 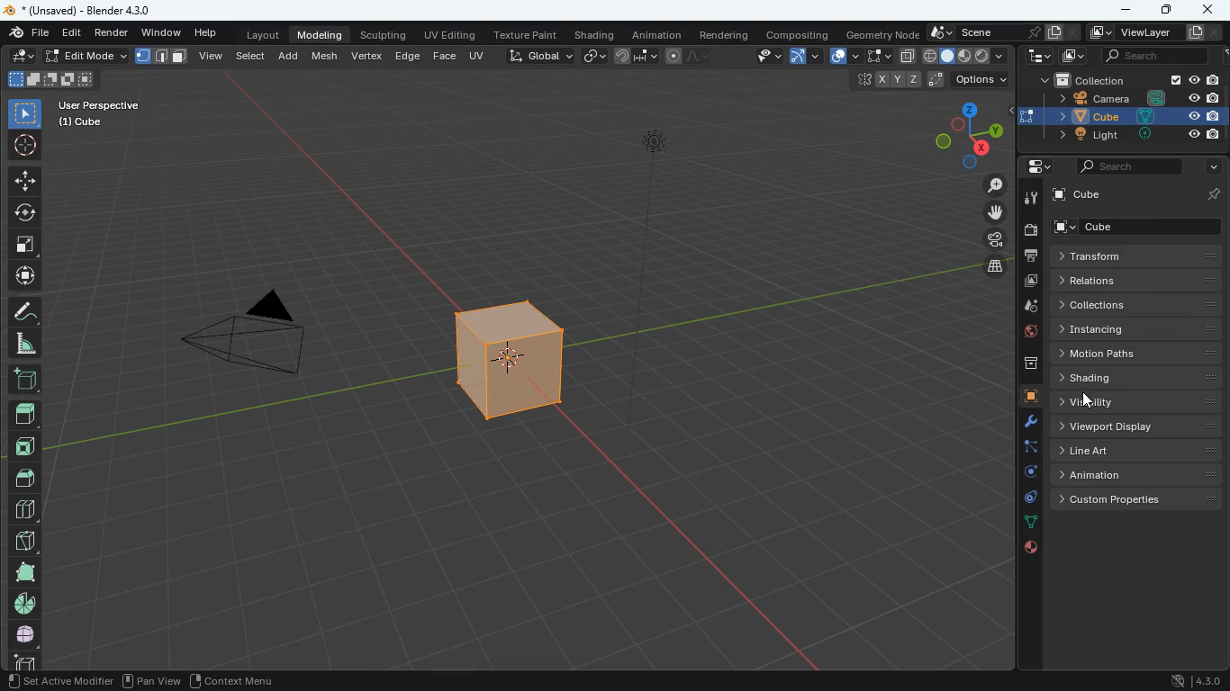 I want to click on rendering, so click(x=726, y=35).